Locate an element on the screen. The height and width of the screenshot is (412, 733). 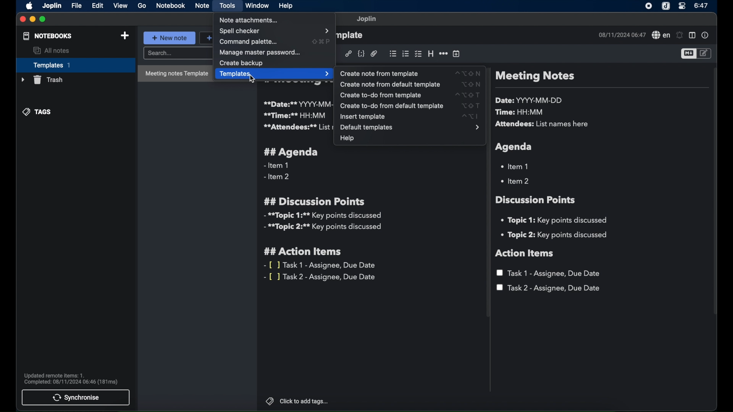
## discussion points is located at coordinates (314, 201).